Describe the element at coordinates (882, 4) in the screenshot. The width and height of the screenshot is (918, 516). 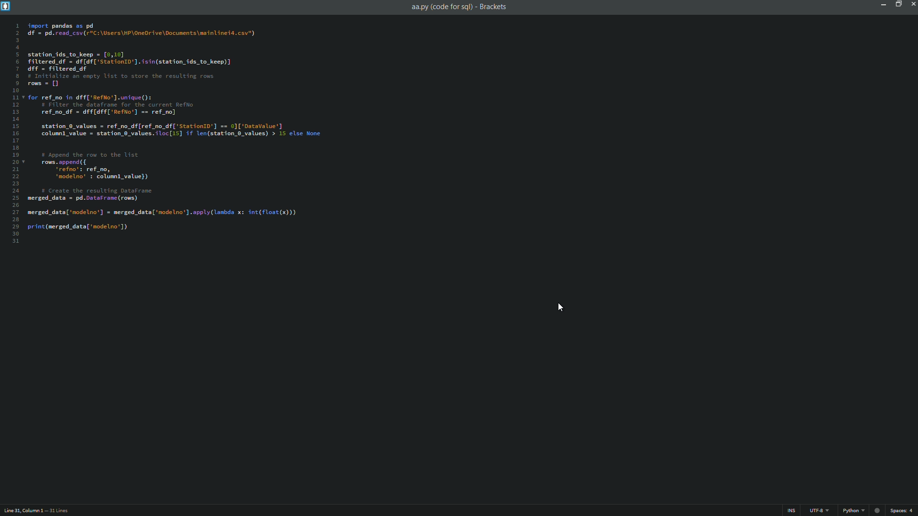
I see `minimize` at that location.